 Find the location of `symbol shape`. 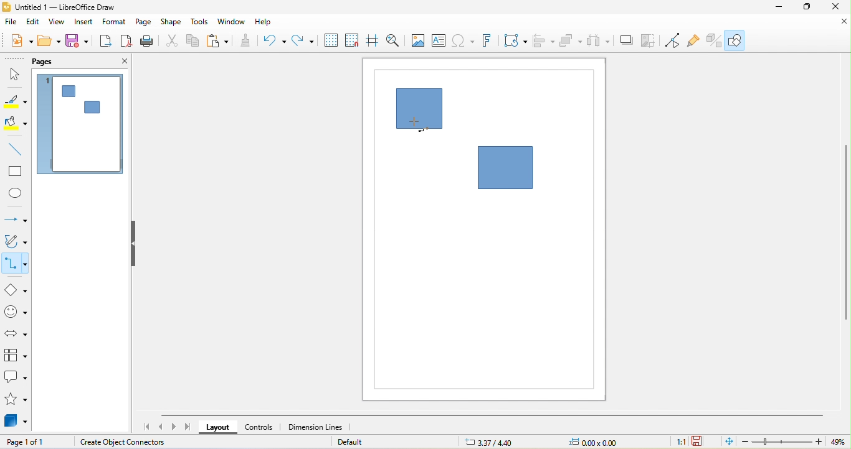

symbol shape is located at coordinates (17, 312).